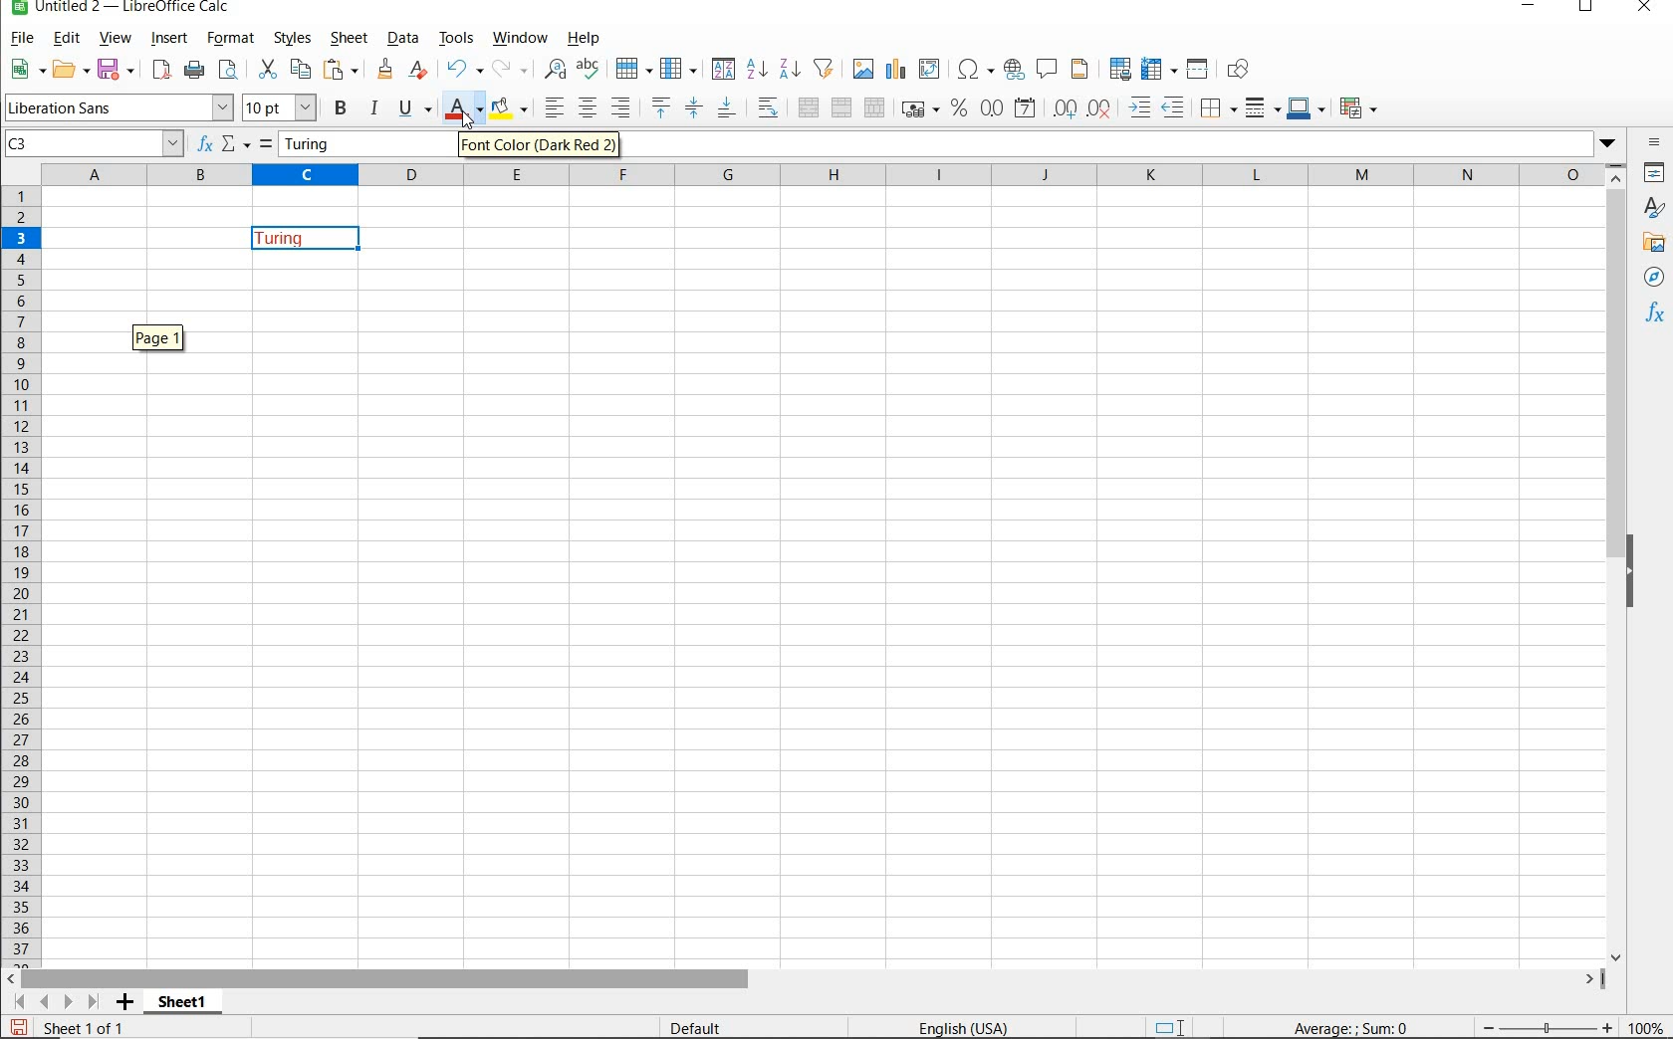 The height and width of the screenshot is (1039, 1673). Describe the element at coordinates (385, 72) in the screenshot. I see `CLONE FORMATTING` at that location.